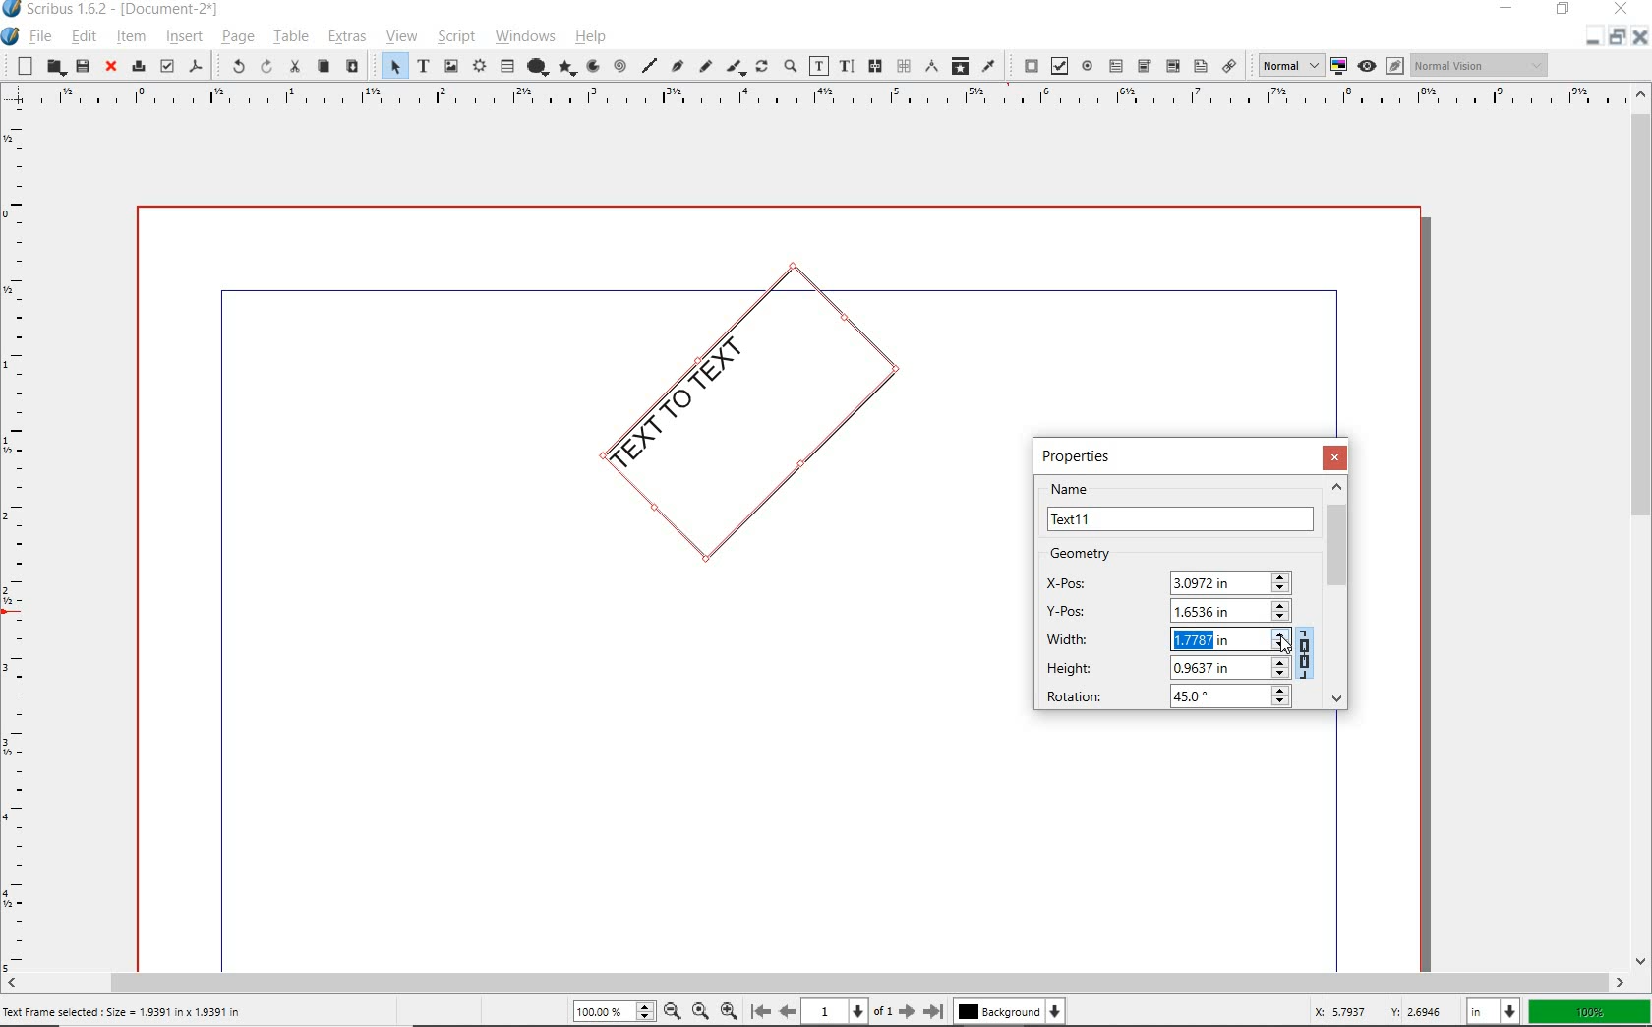  I want to click on CLOSE, so click(1337, 457).